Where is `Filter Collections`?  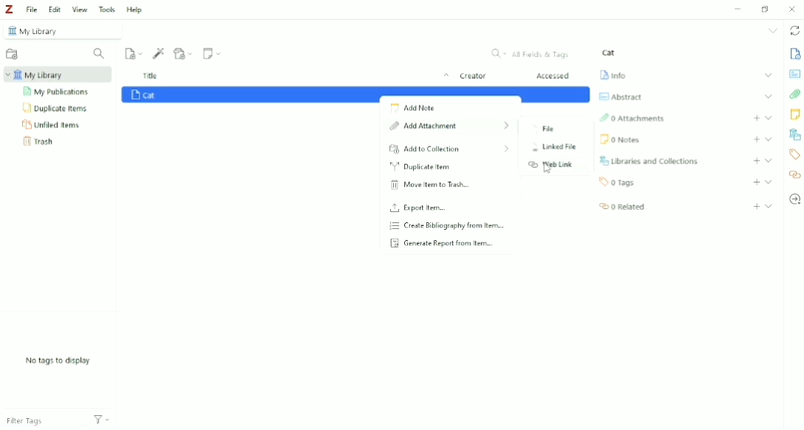 Filter Collections is located at coordinates (99, 54).